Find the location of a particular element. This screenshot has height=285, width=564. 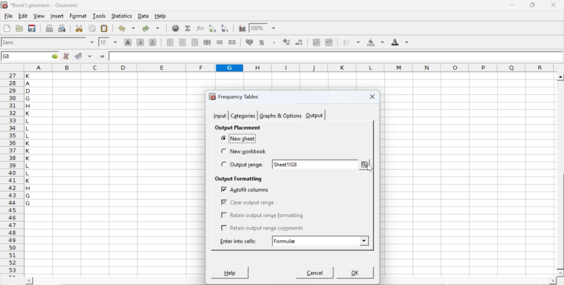

sheet1!G8 is located at coordinates (287, 165).